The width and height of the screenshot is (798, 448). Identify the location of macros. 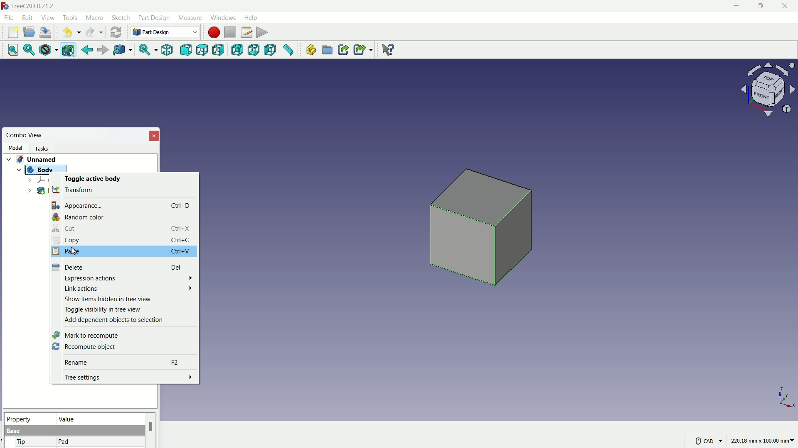
(246, 32).